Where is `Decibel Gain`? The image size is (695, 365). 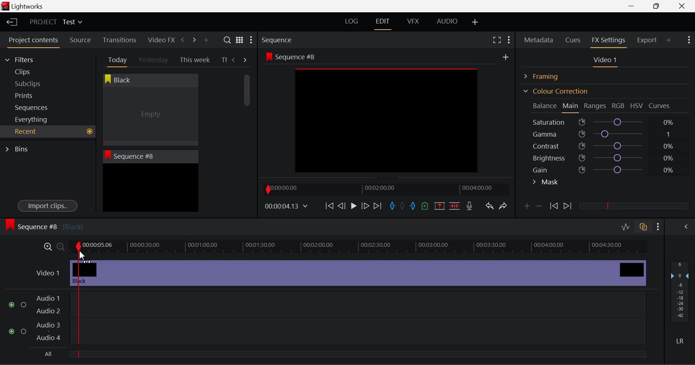
Decibel Gain is located at coordinates (679, 304).